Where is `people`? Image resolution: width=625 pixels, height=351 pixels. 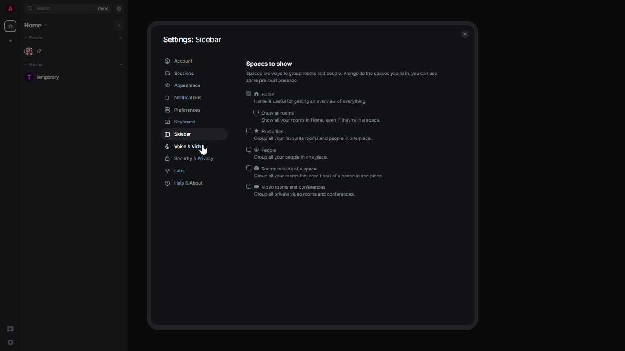 people is located at coordinates (35, 38).